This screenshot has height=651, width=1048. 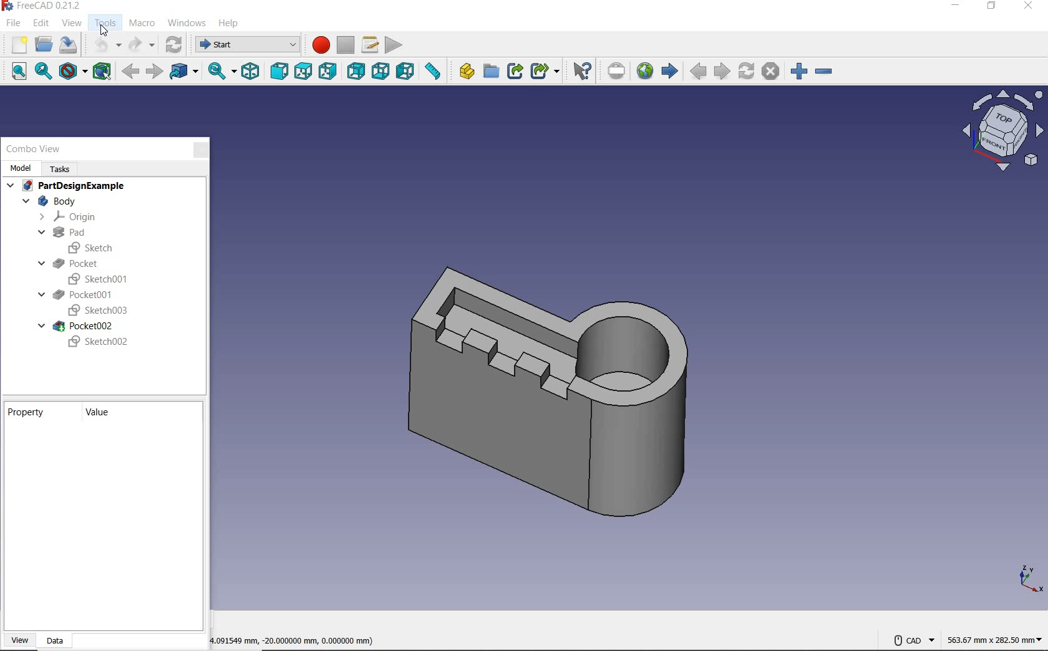 What do you see at coordinates (278, 72) in the screenshot?
I see `Front` at bounding box center [278, 72].